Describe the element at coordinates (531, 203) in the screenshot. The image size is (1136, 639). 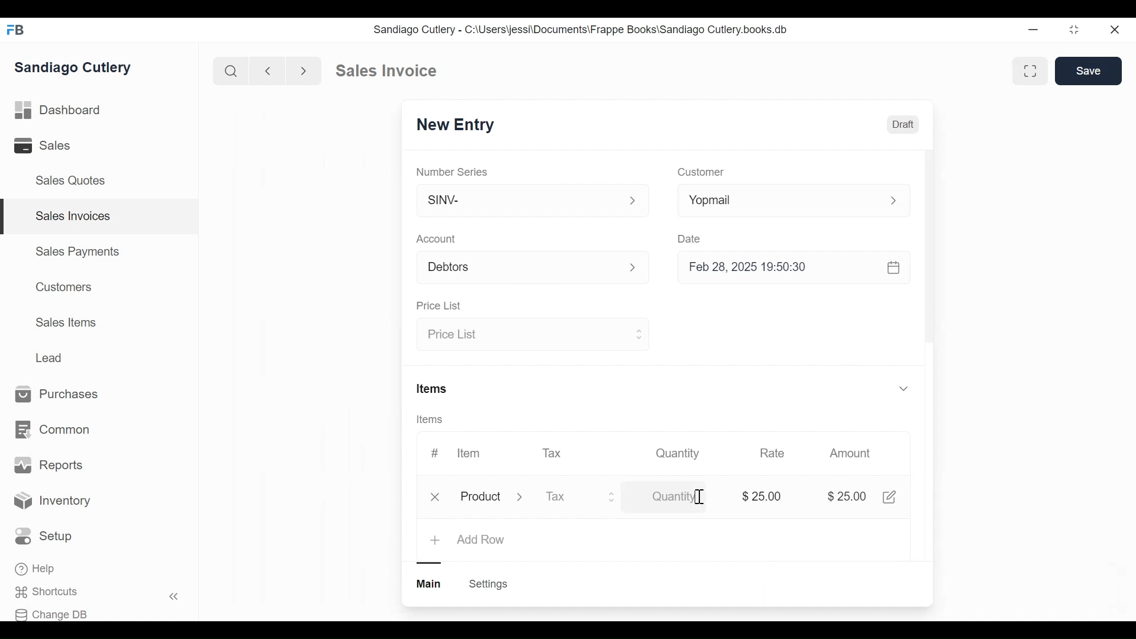
I see `SINV-` at that location.